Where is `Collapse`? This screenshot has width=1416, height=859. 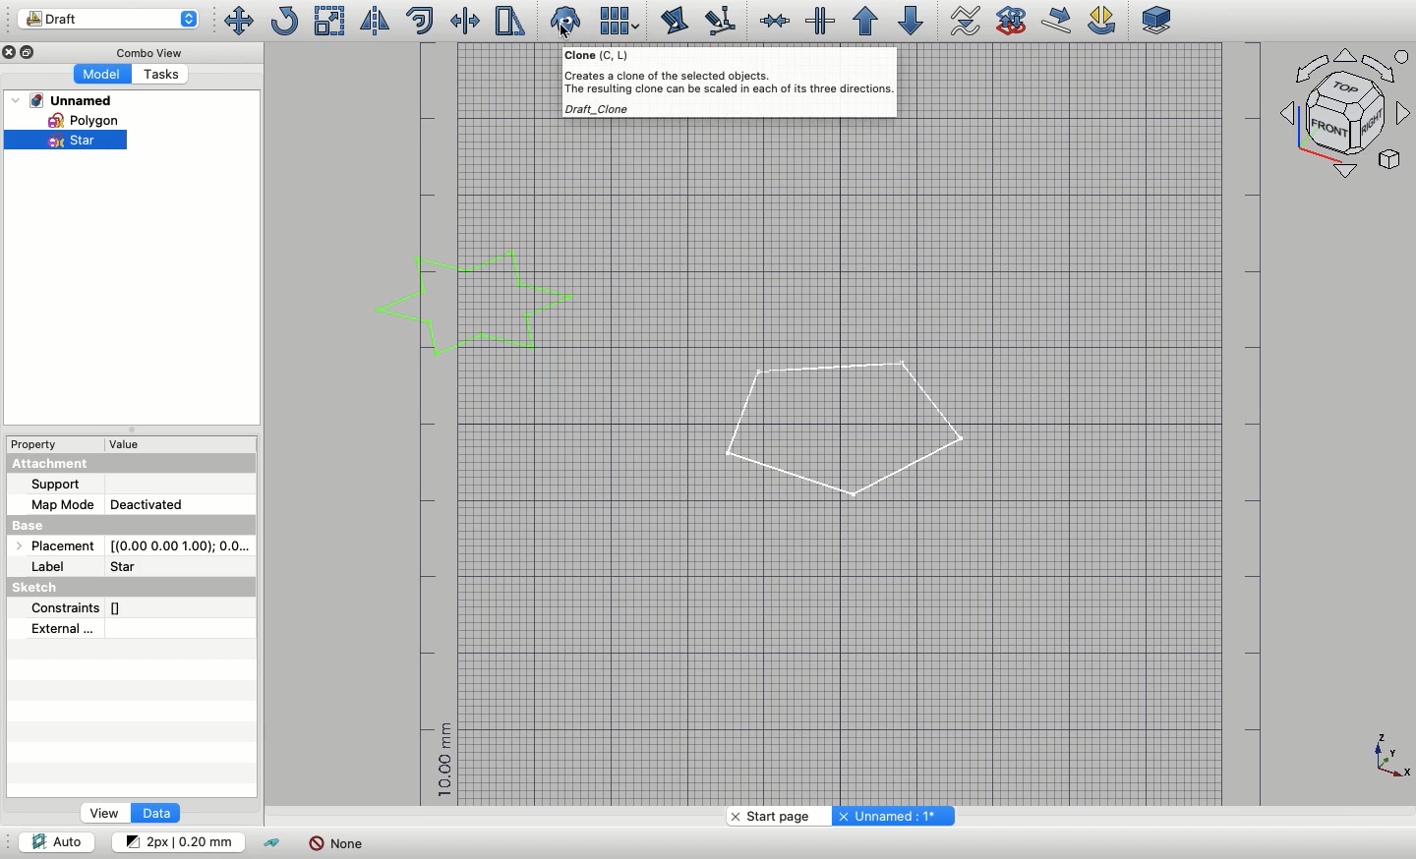
Collapse is located at coordinates (130, 429).